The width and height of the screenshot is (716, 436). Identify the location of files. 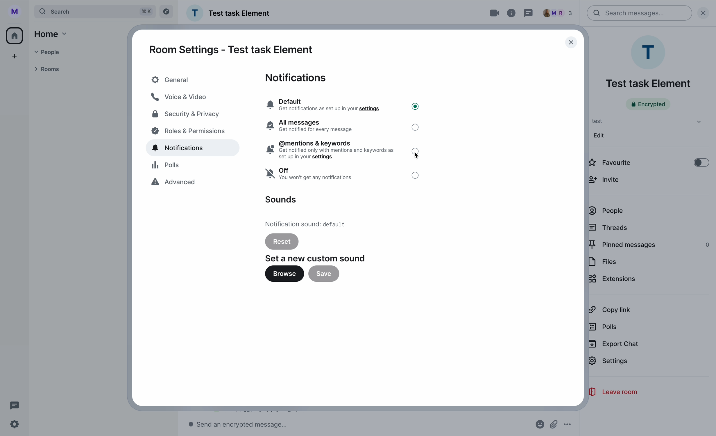
(603, 262).